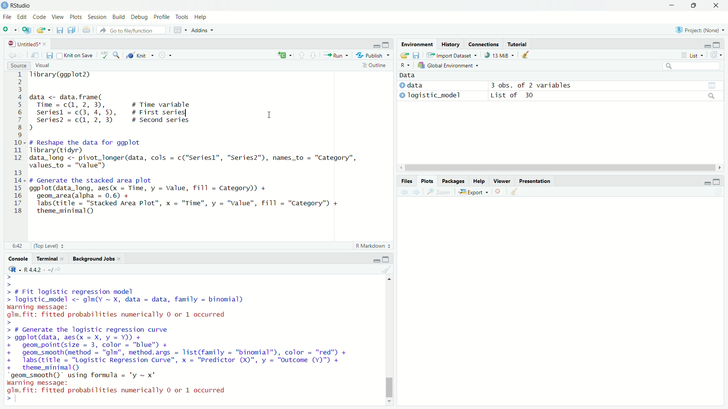  Describe the element at coordinates (22, 17) in the screenshot. I see `Edit` at that location.